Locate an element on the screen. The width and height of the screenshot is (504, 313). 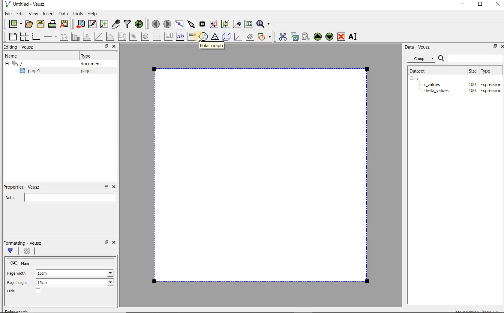
plot a function is located at coordinates (110, 37).